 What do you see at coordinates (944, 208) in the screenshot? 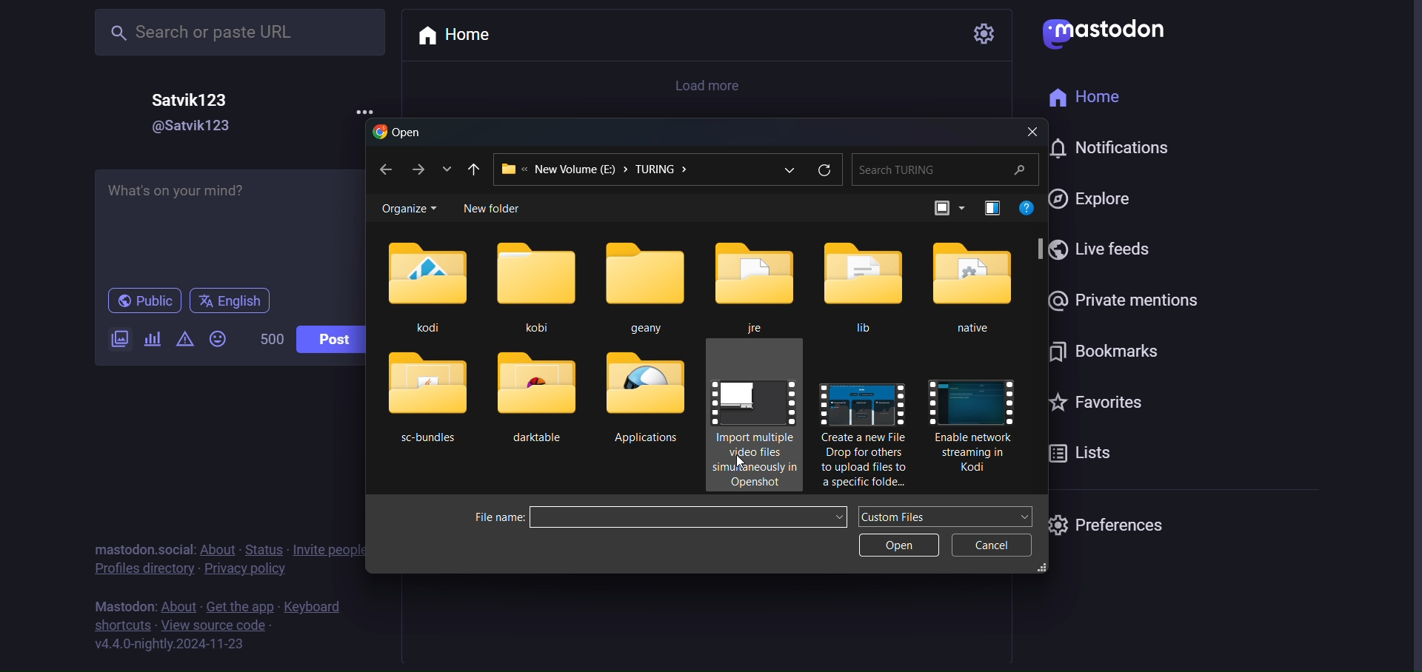
I see `view` at bounding box center [944, 208].